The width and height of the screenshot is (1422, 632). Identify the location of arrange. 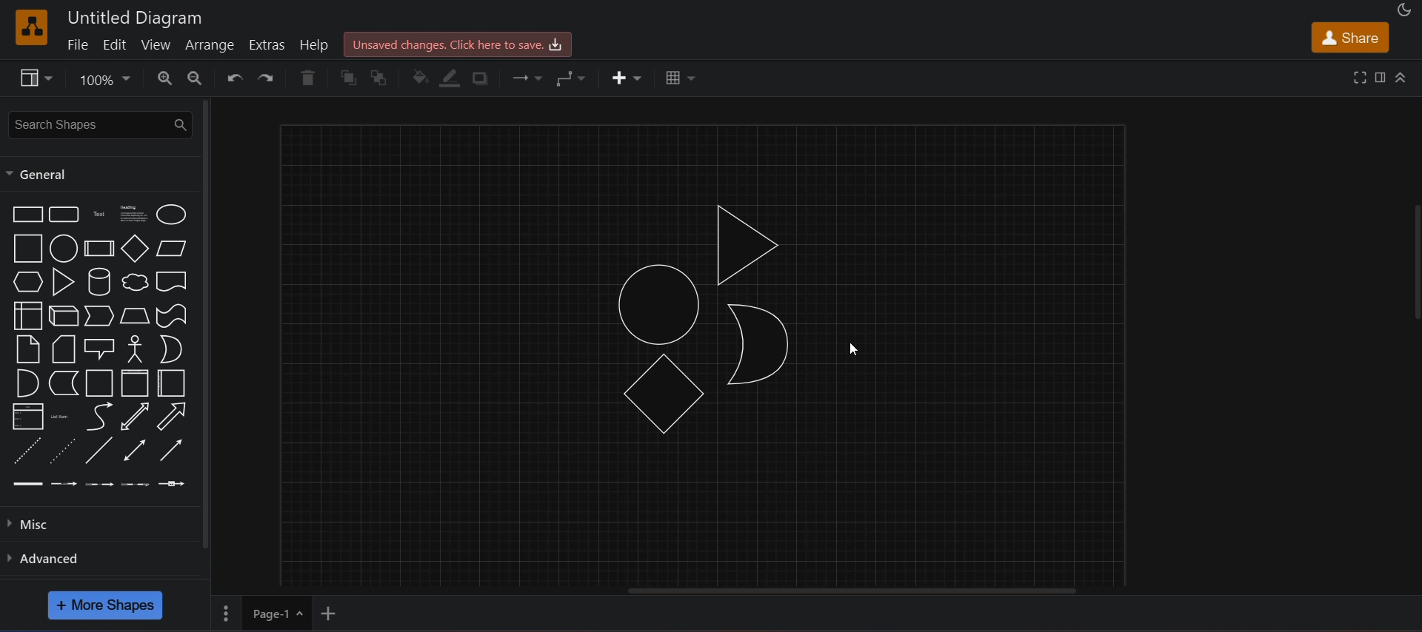
(212, 44).